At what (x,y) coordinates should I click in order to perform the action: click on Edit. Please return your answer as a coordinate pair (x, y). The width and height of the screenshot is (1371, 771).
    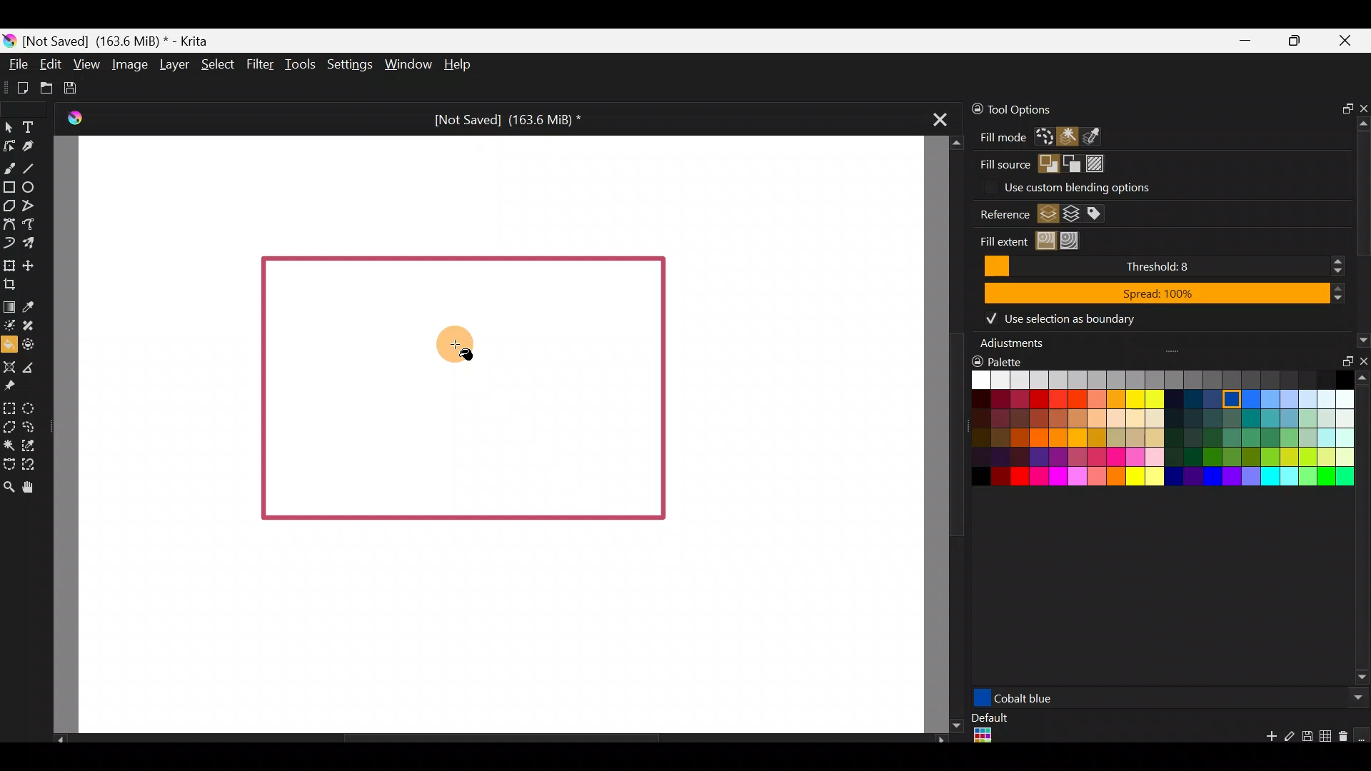
    Looking at the image, I should click on (50, 65).